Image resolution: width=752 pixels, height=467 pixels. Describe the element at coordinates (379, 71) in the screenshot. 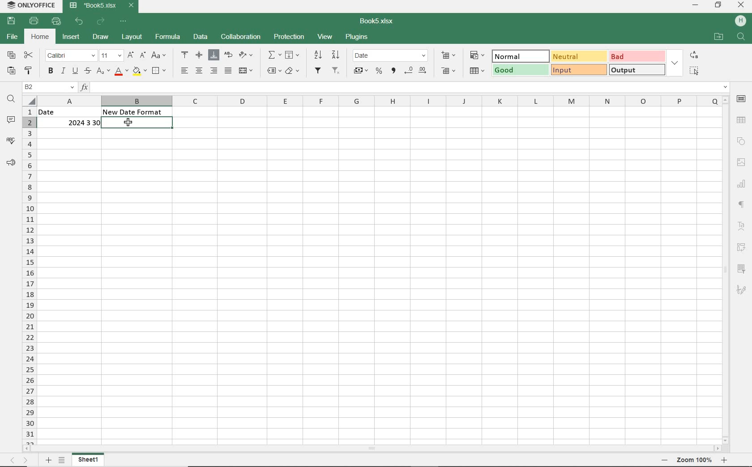

I see `PERCENT STYLE` at that location.